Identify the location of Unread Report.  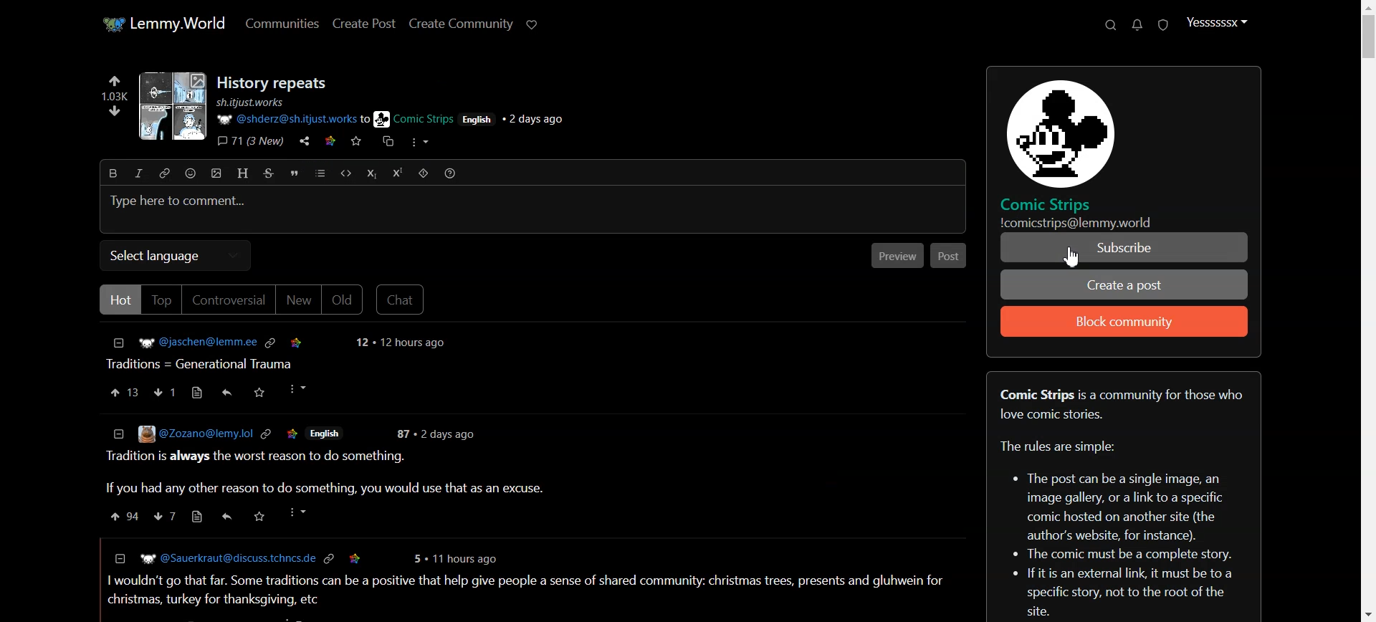
(1164, 25).